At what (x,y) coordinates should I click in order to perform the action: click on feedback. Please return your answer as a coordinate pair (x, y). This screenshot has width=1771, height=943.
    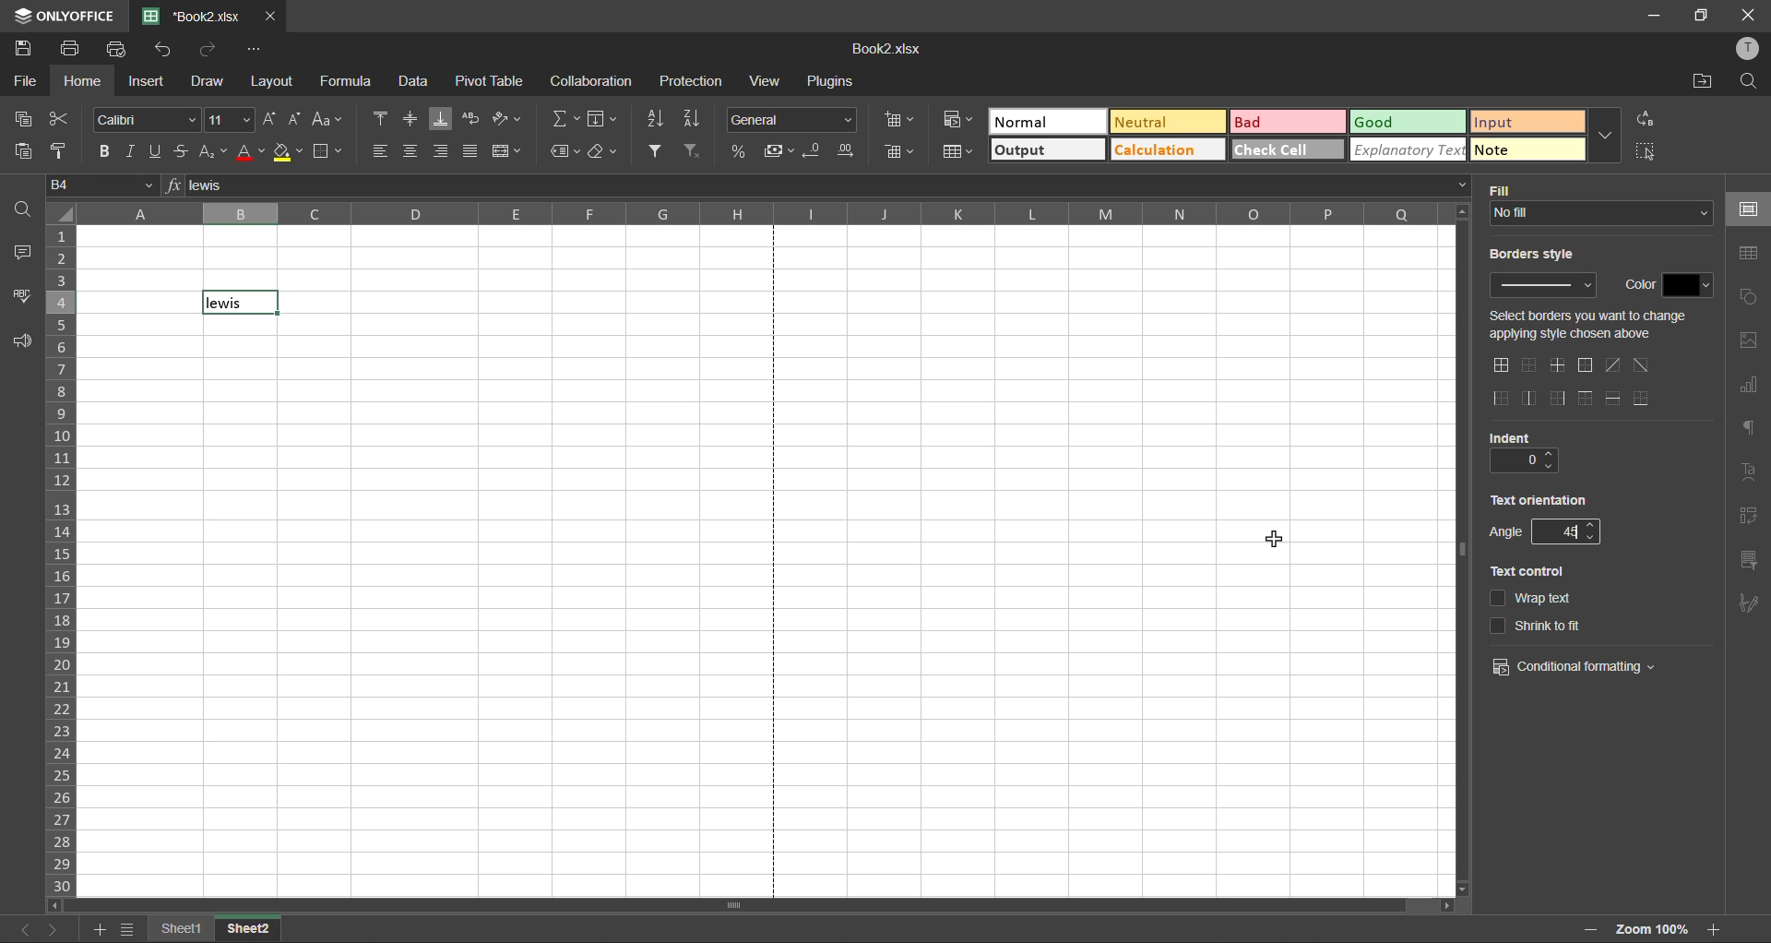
    Looking at the image, I should click on (22, 340).